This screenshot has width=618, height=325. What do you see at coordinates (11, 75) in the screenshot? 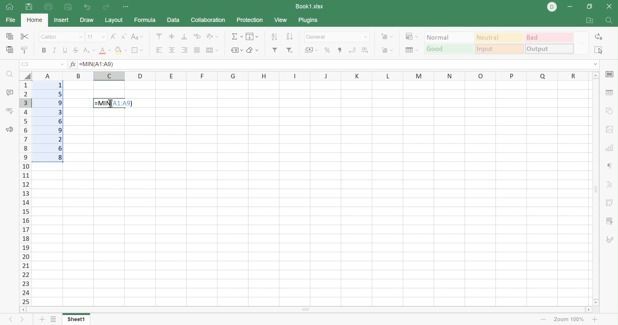
I see `Find` at bounding box center [11, 75].